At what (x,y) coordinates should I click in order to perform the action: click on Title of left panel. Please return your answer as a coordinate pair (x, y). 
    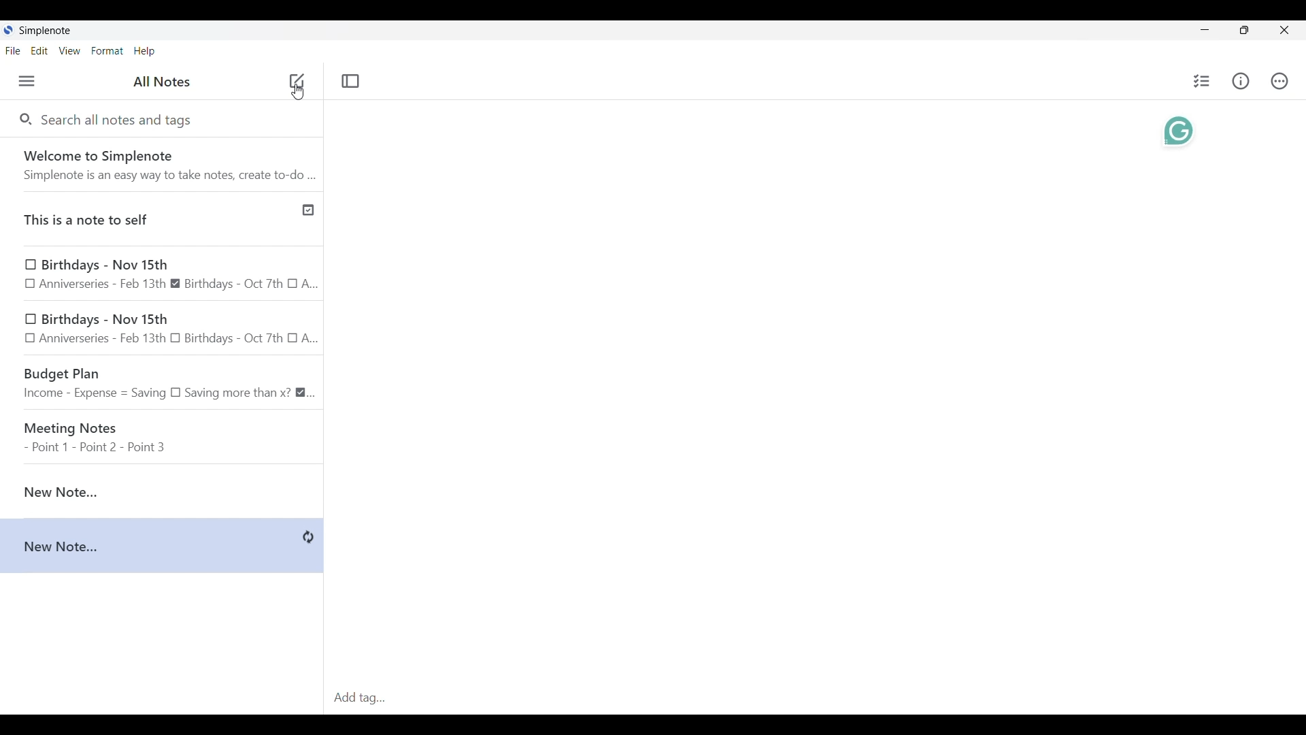
    Looking at the image, I should click on (161, 81).